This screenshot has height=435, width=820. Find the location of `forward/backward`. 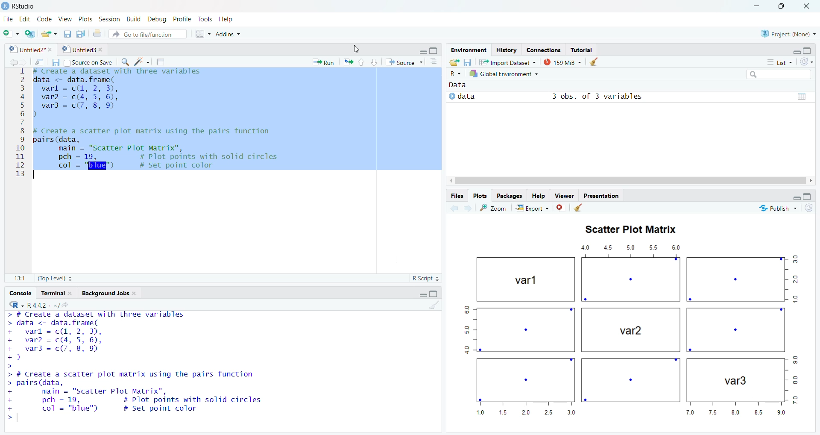

forward/backward is located at coordinates (13, 62).